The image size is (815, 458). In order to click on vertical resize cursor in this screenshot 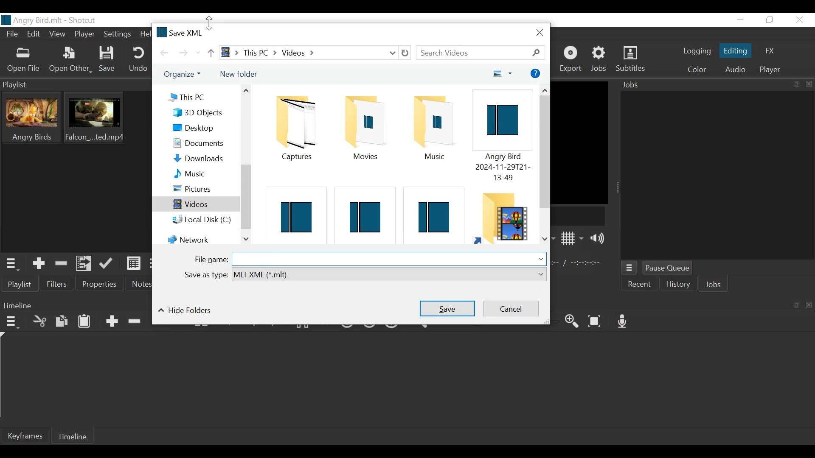, I will do `click(209, 22)`.